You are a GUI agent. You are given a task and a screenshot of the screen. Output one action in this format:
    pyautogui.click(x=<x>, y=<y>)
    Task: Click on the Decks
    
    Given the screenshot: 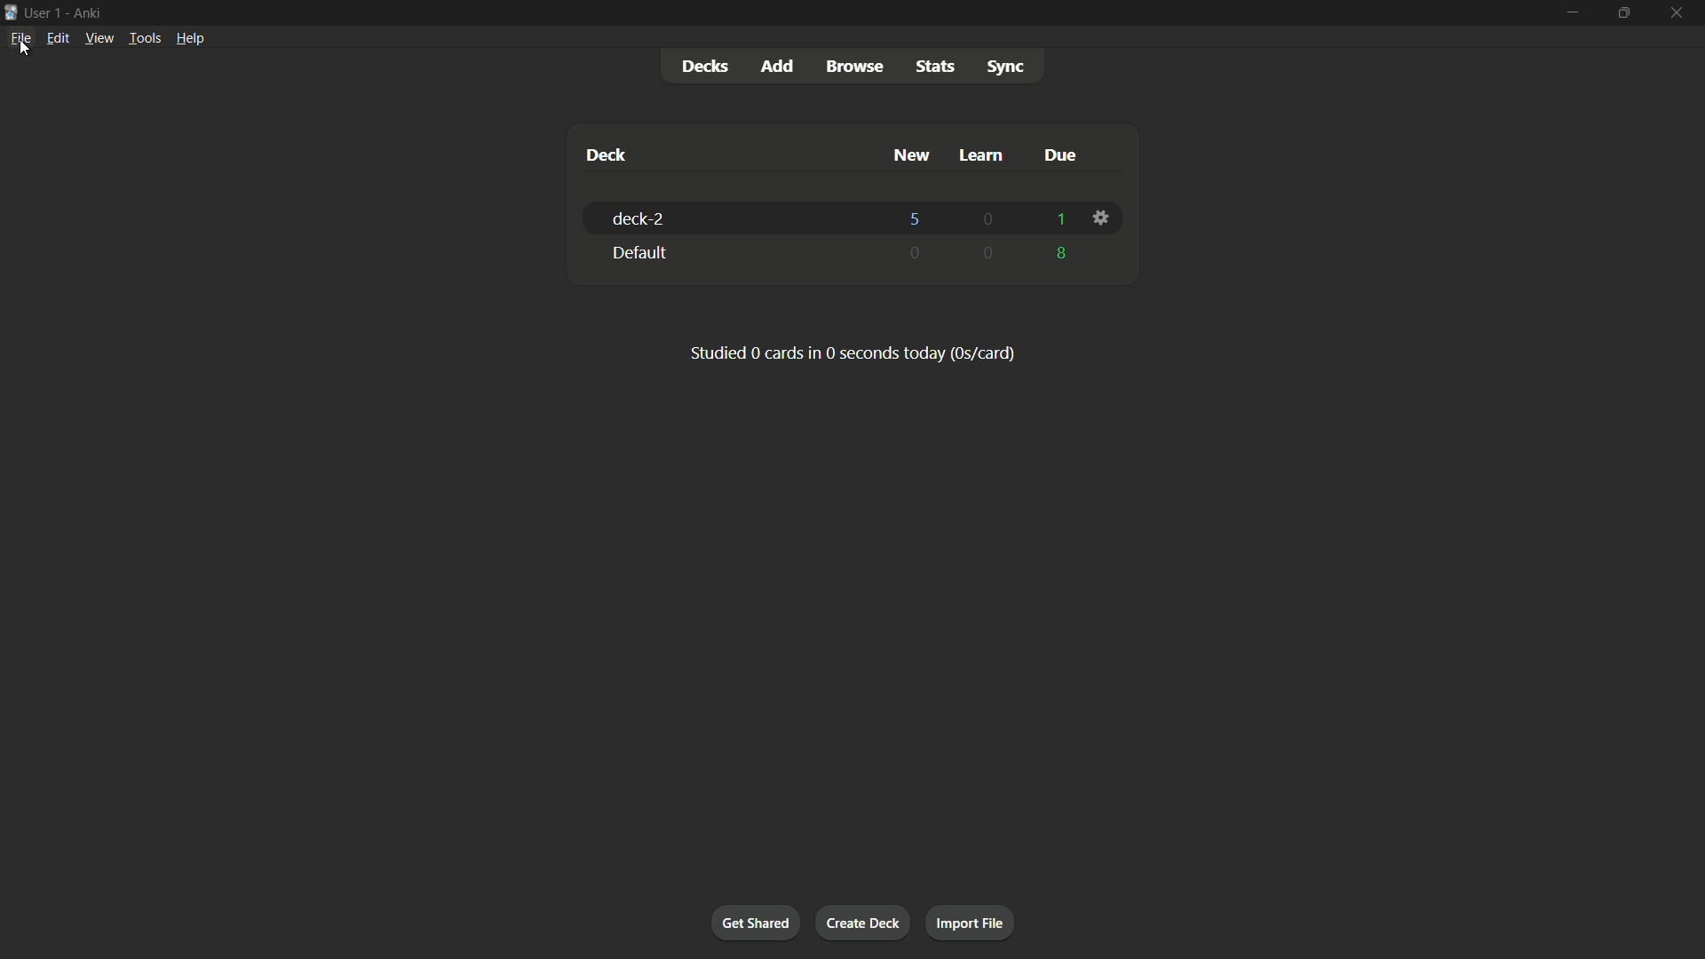 What is the action you would take?
    pyautogui.click(x=704, y=66)
    